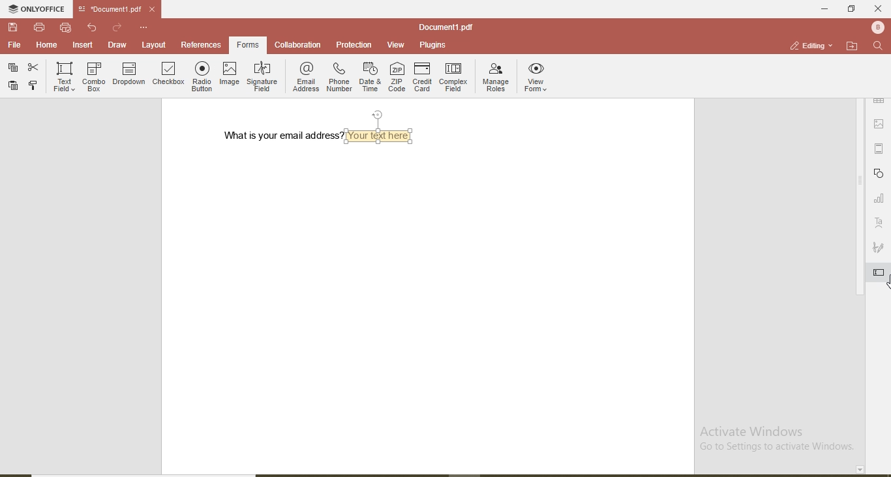  What do you see at coordinates (230, 74) in the screenshot?
I see `image` at bounding box center [230, 74].